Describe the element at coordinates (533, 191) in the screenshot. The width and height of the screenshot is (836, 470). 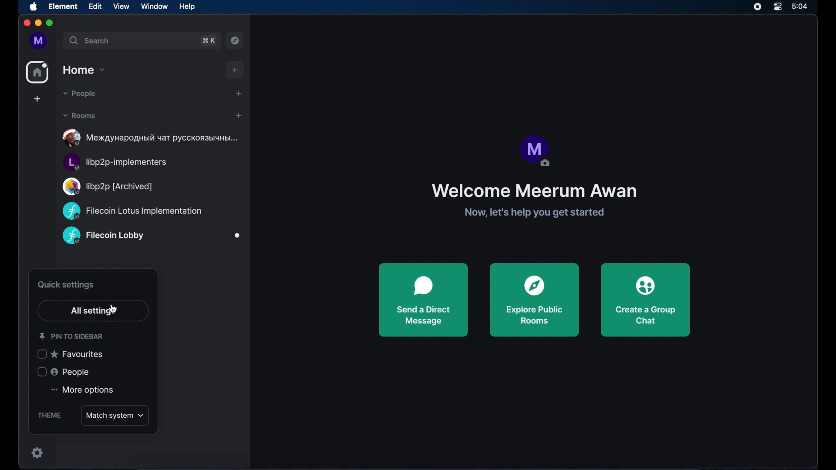
I see `welcome meerut awan` at that location.